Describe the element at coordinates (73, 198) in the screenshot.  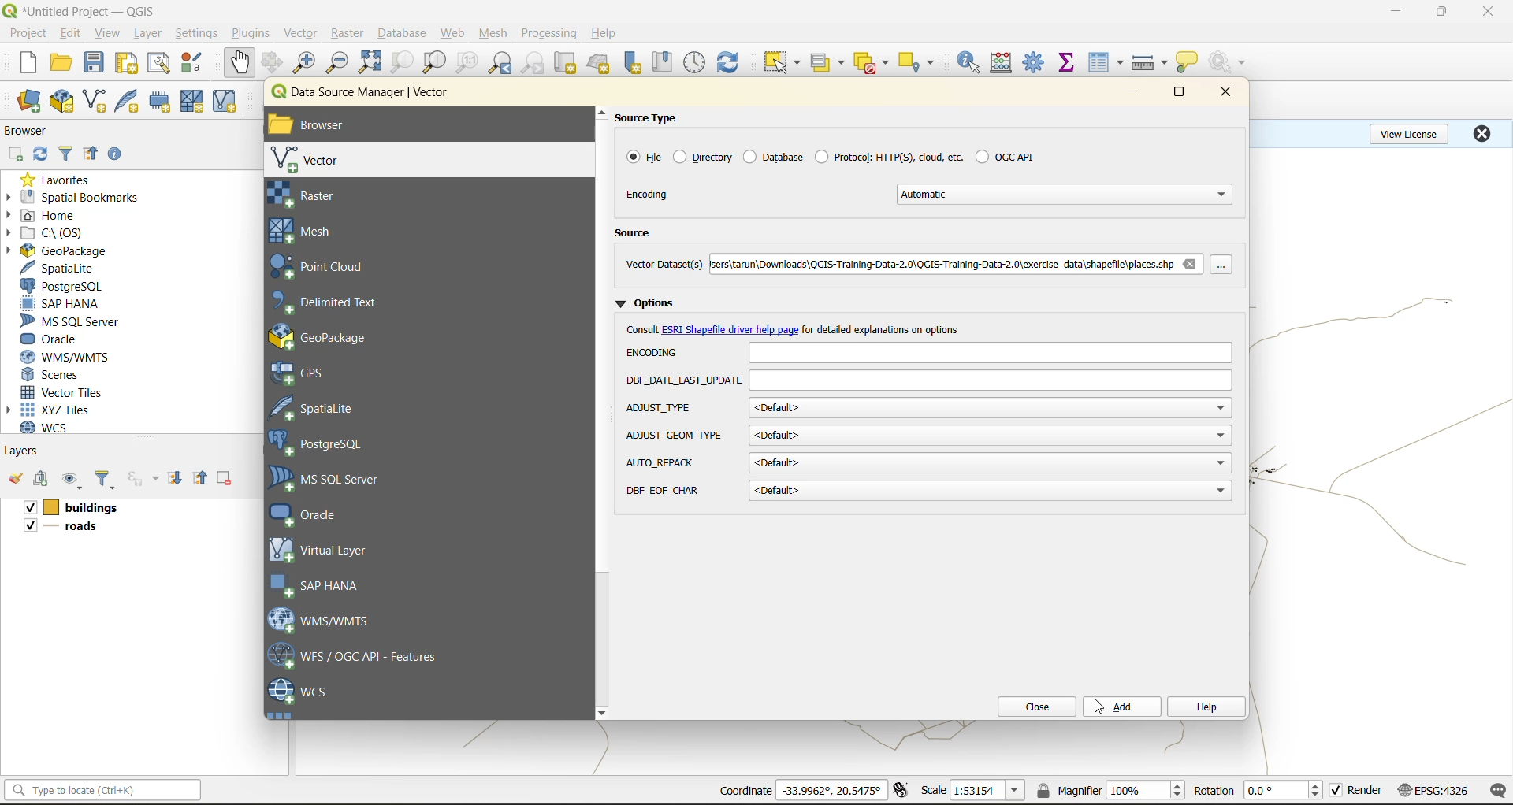
I see `spatial bookmarks` at that location.